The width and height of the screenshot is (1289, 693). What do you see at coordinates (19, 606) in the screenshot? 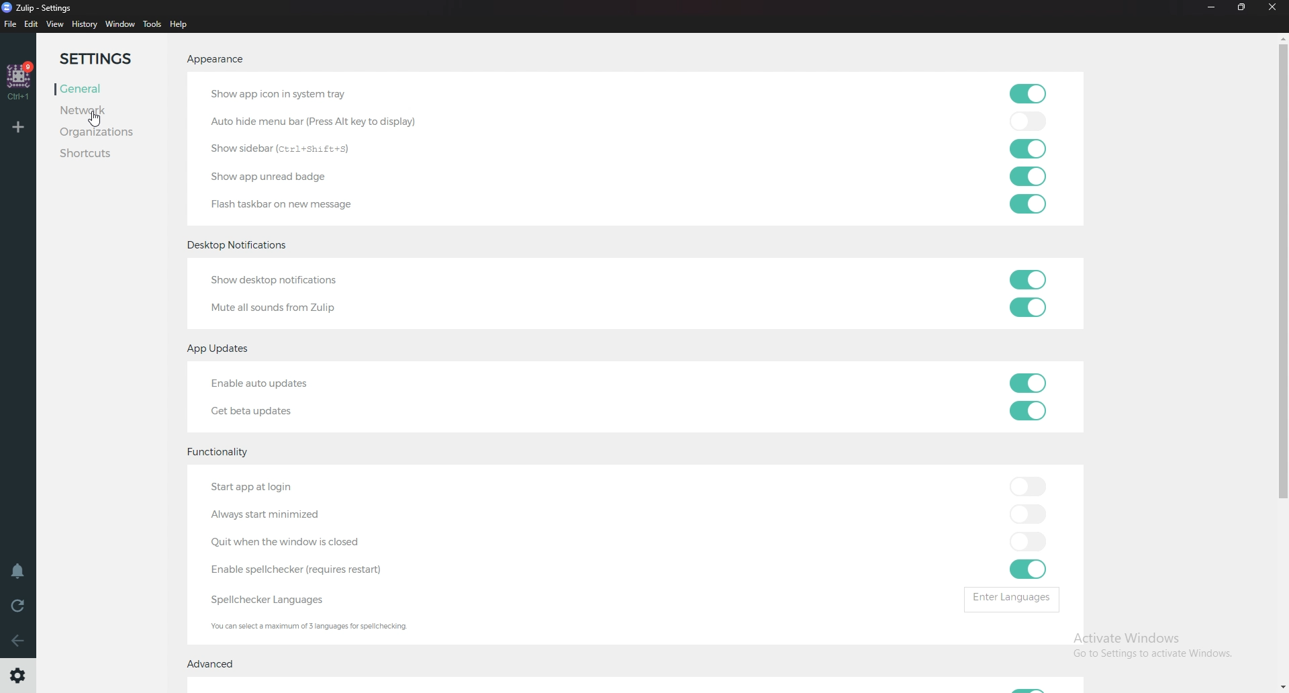
I see `reload` at bounding box center [19, 606].